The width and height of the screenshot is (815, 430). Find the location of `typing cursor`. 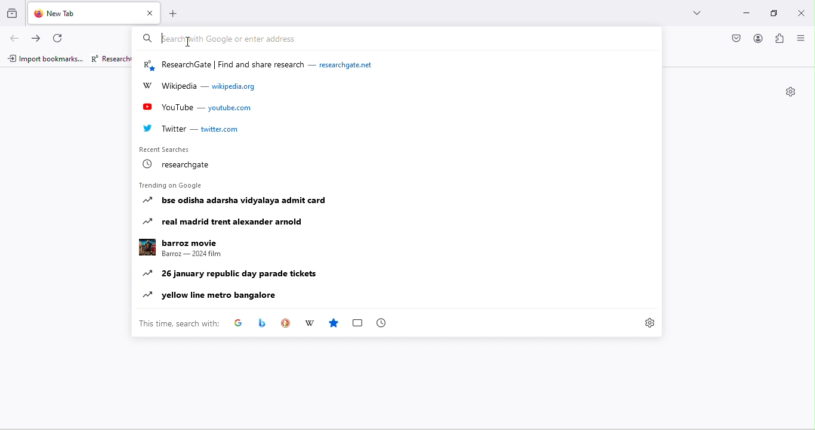

typing cursor is located at coordinates (190, 41).